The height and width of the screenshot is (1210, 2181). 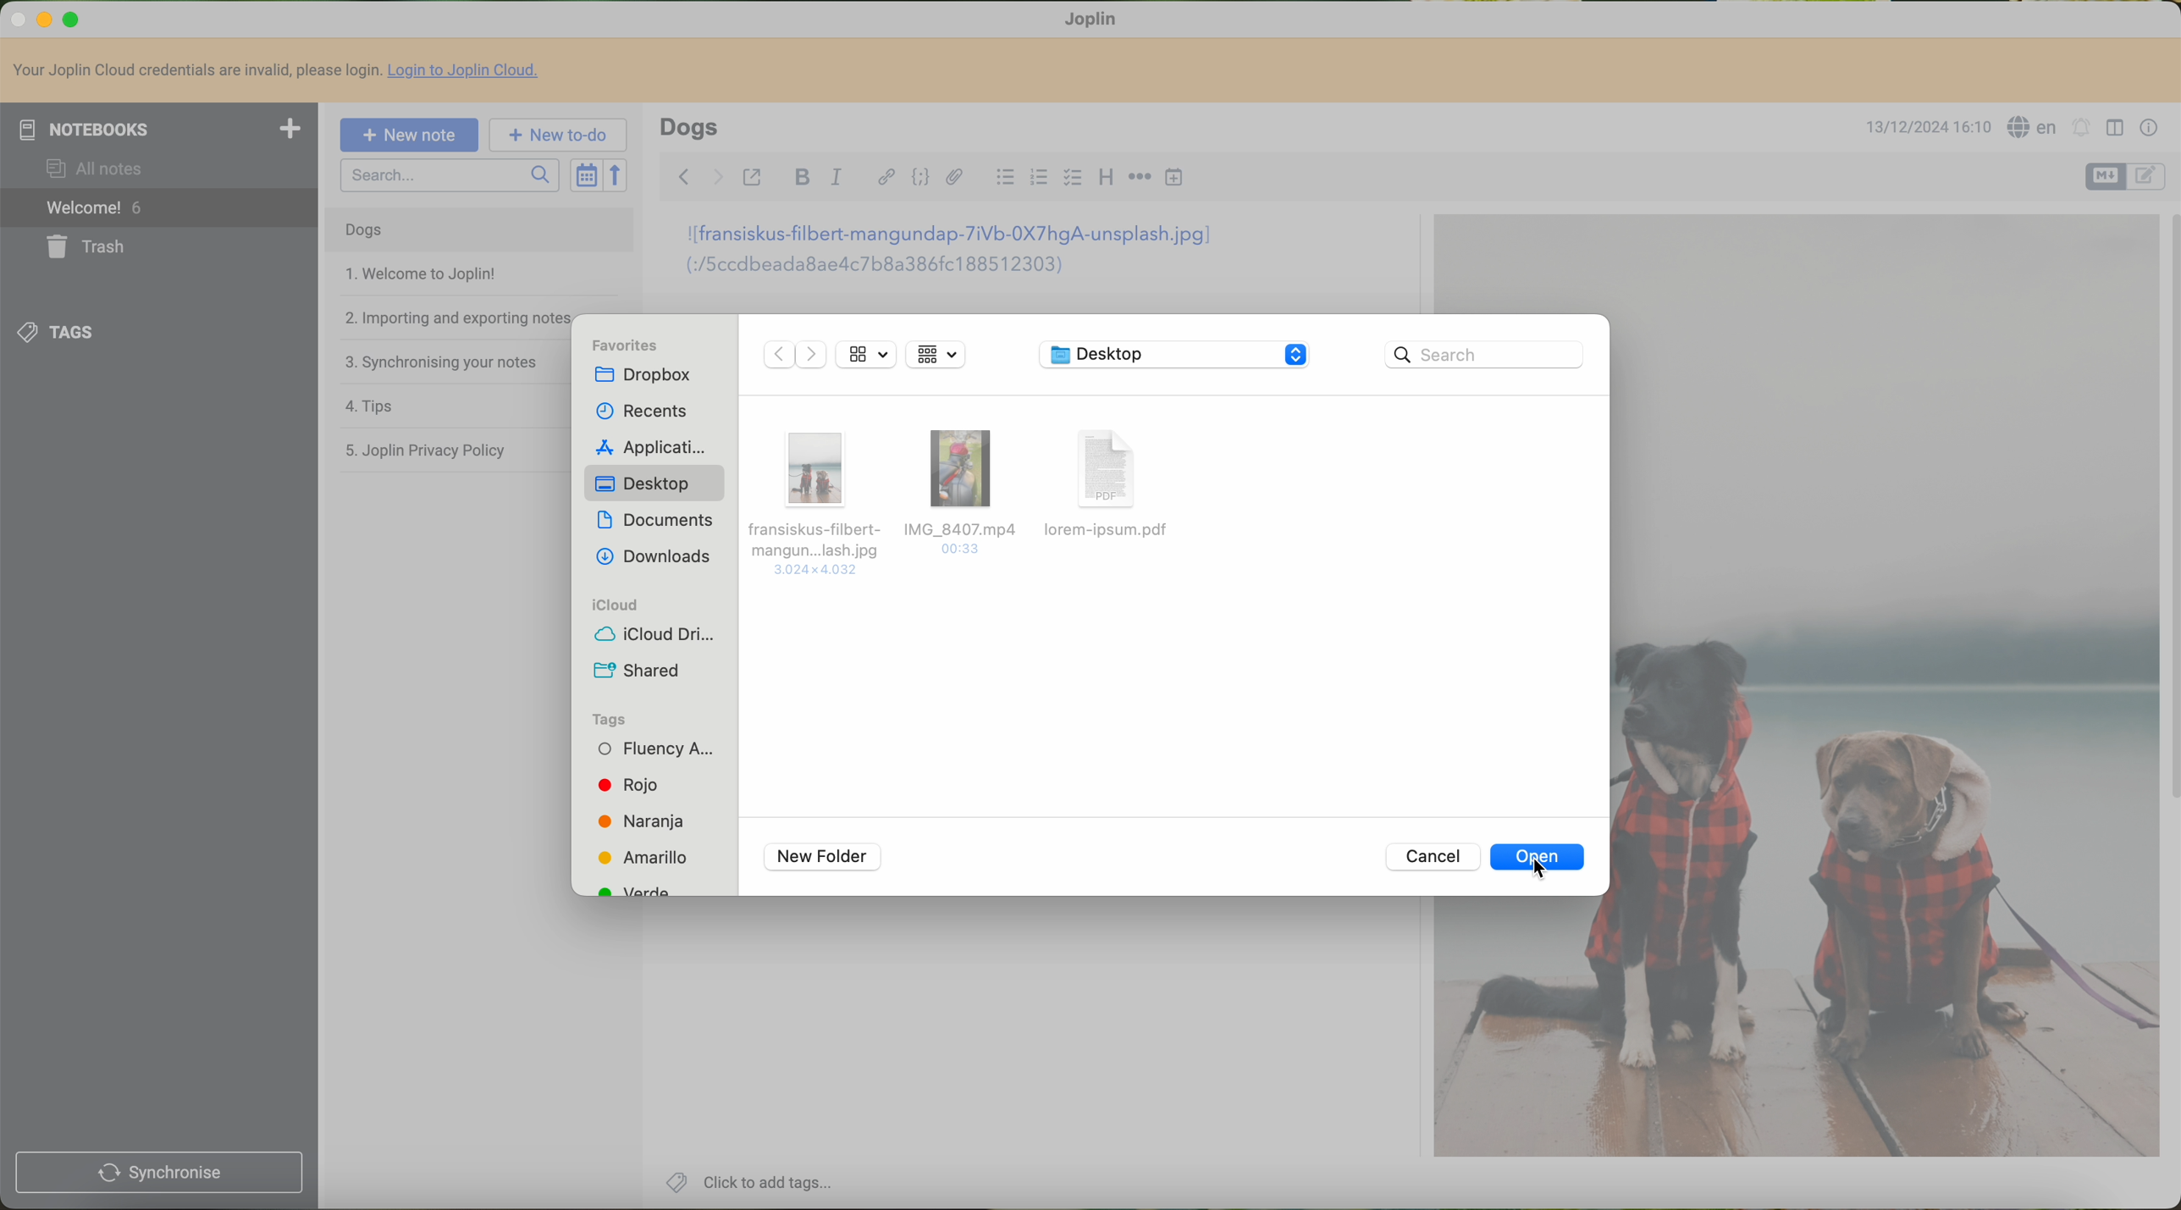 I want to click on dropbox, so click(x=654, y=375).